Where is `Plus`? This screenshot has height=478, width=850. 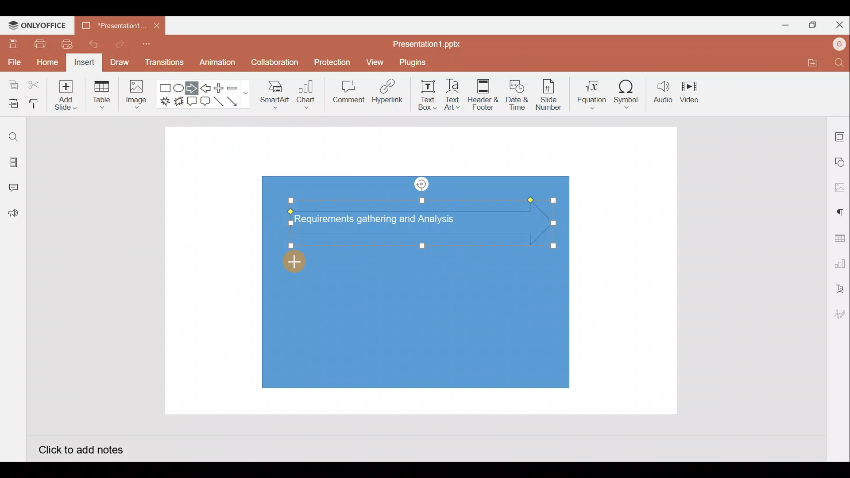 Plus is located at coordinates (221, 88).